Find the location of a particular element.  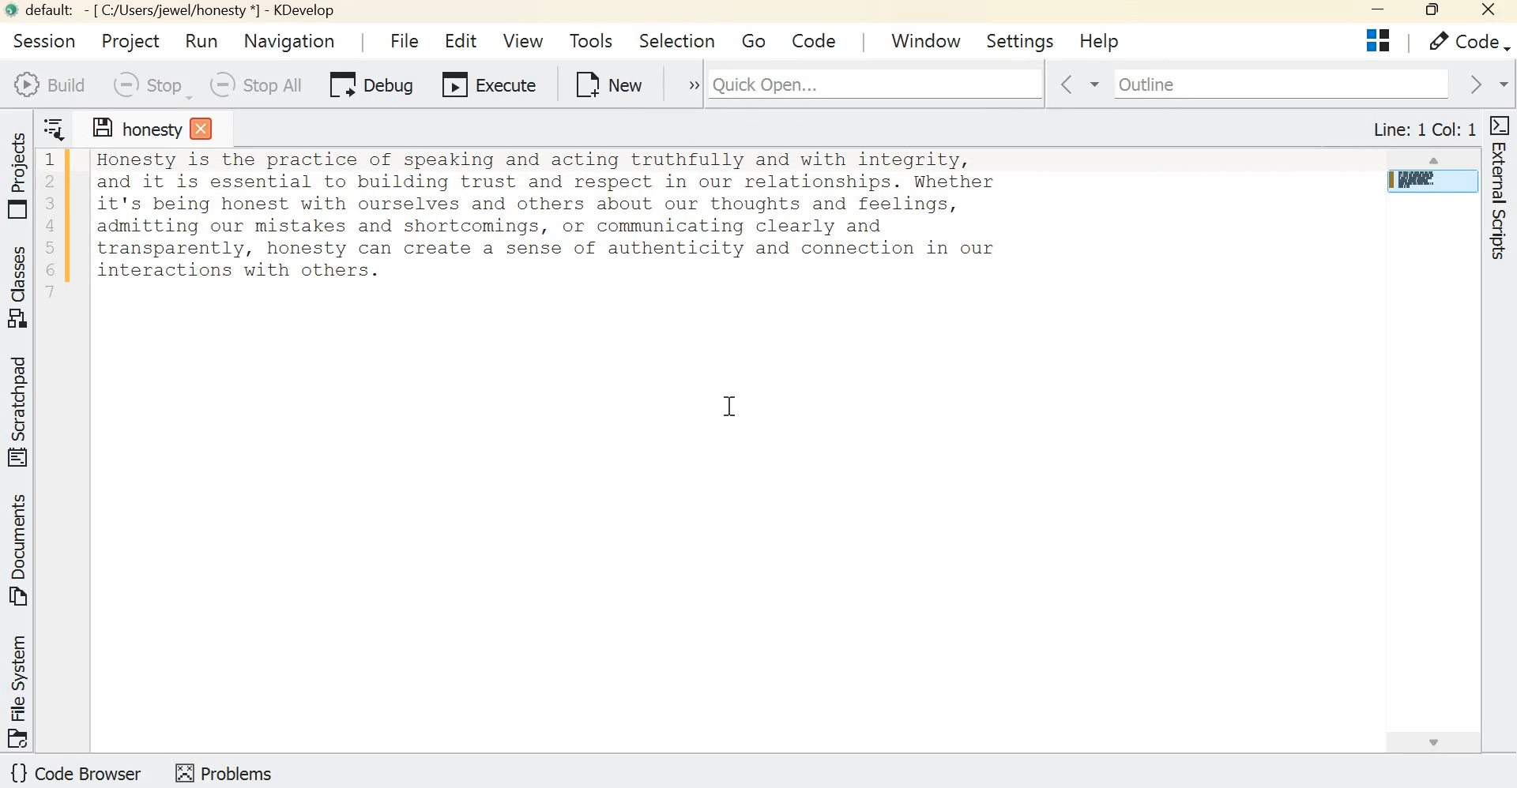

cursor is located at coordinates (701, 43).